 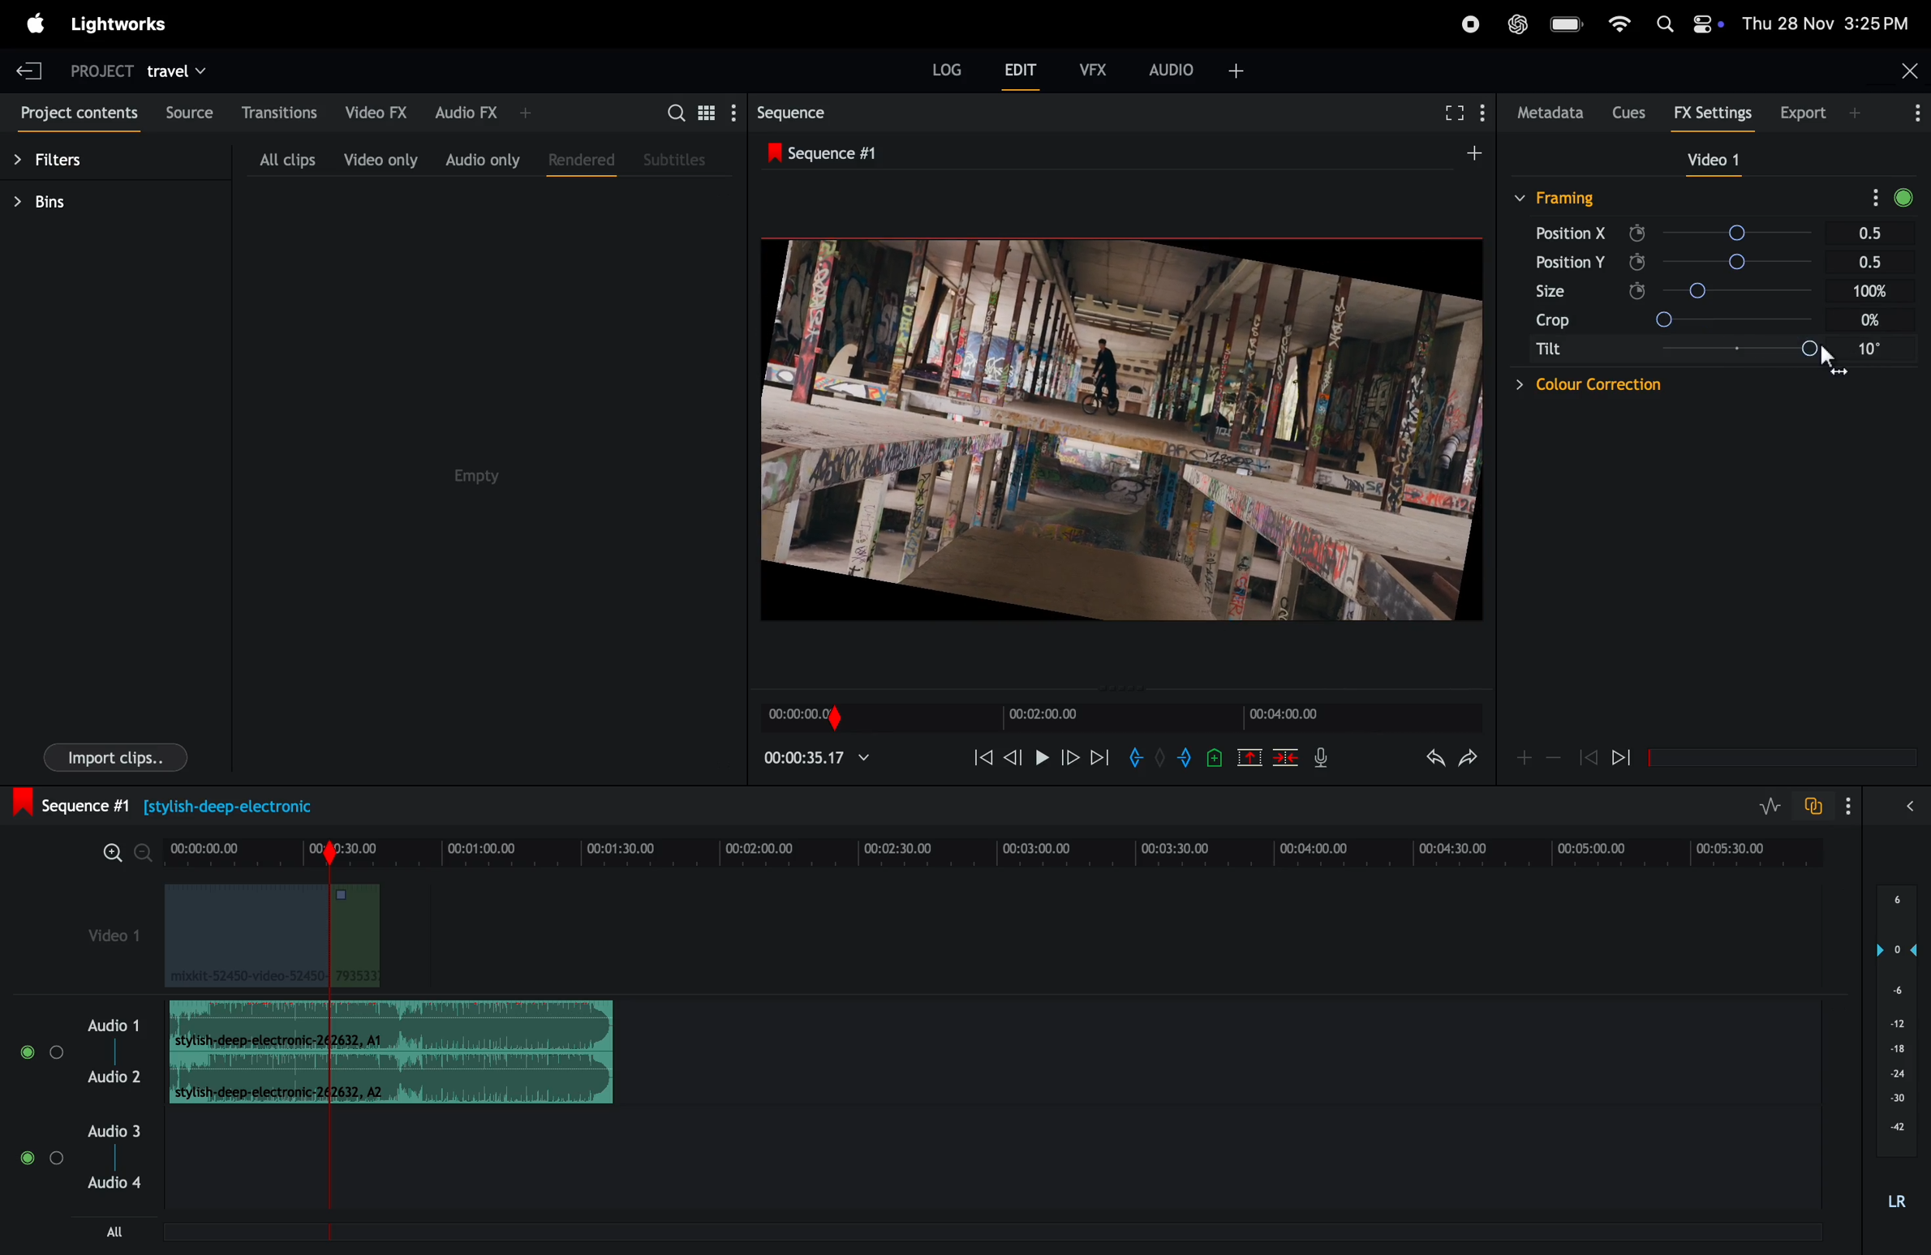 What do you see at coordinates (64, 155) in the screenshot?
I see `filters` at bounding box center [64, 155].